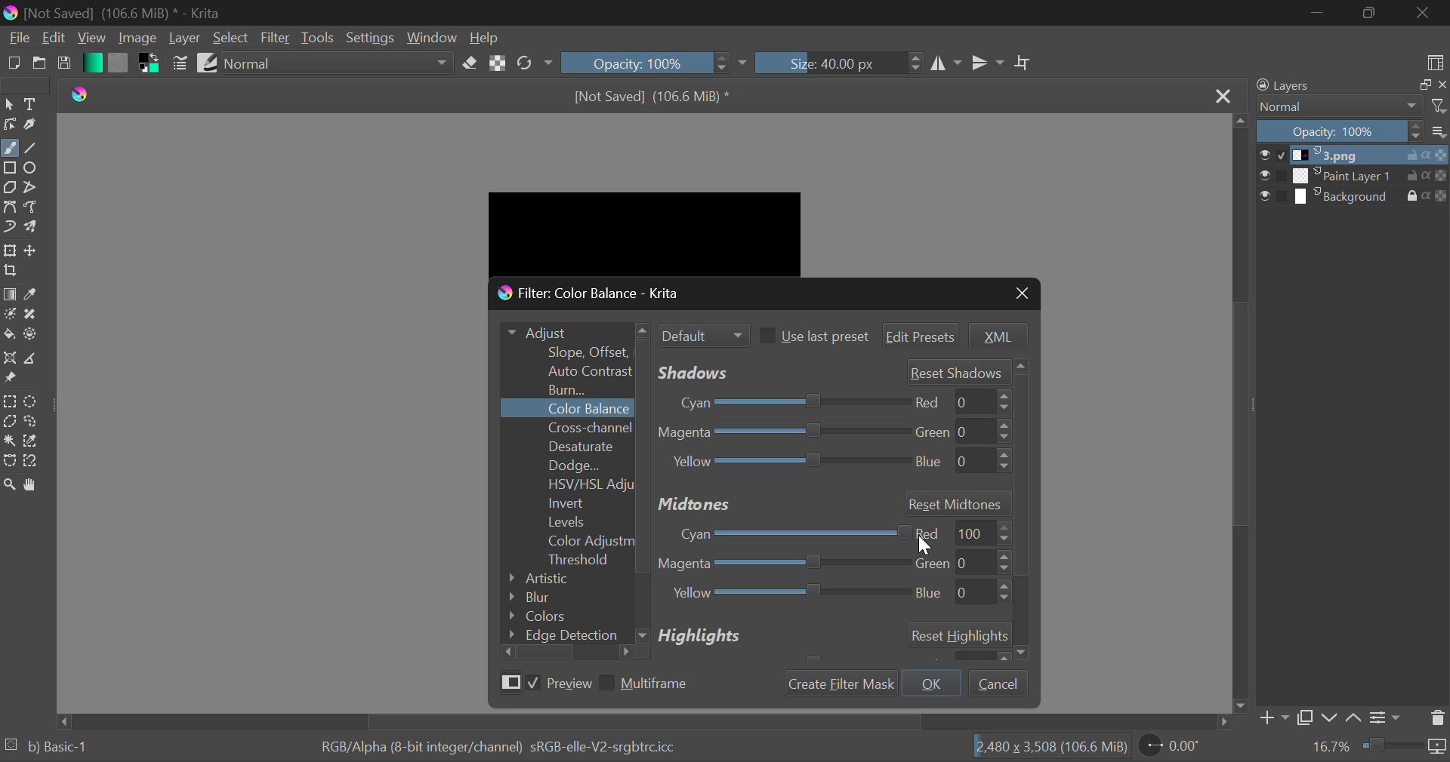  What do you see at coordinates (12, 380) in the screenshot?
I see `Reference Images` at bounding box center [12, 380].